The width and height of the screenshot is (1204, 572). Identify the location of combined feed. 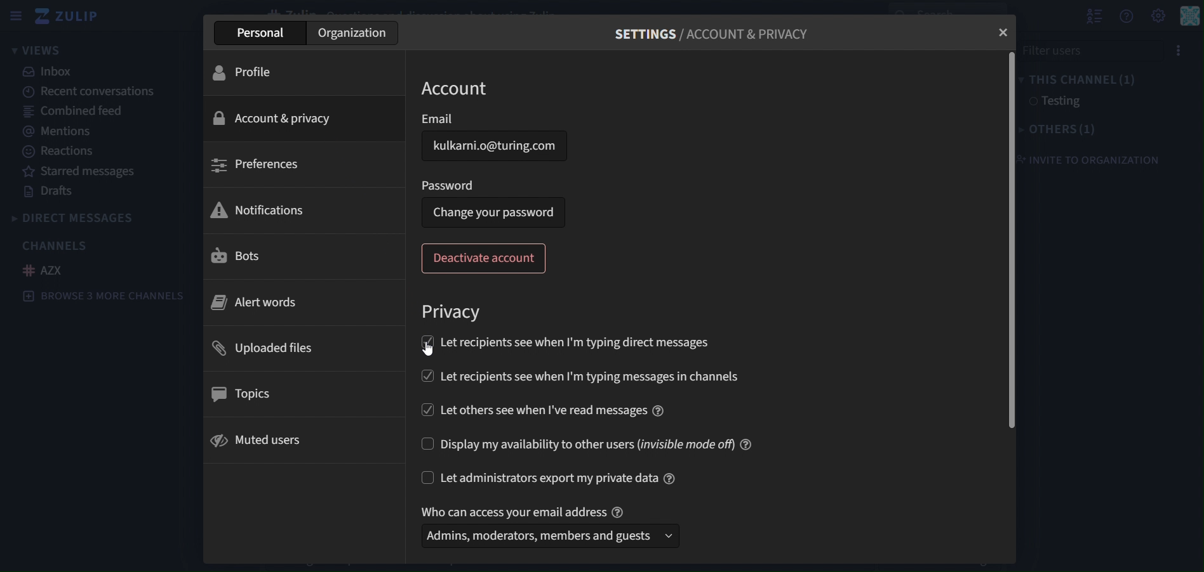
(74, 112).